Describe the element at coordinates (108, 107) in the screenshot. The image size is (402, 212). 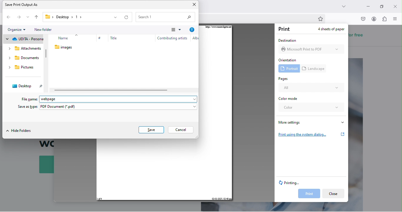
I see `save as type` at that location.